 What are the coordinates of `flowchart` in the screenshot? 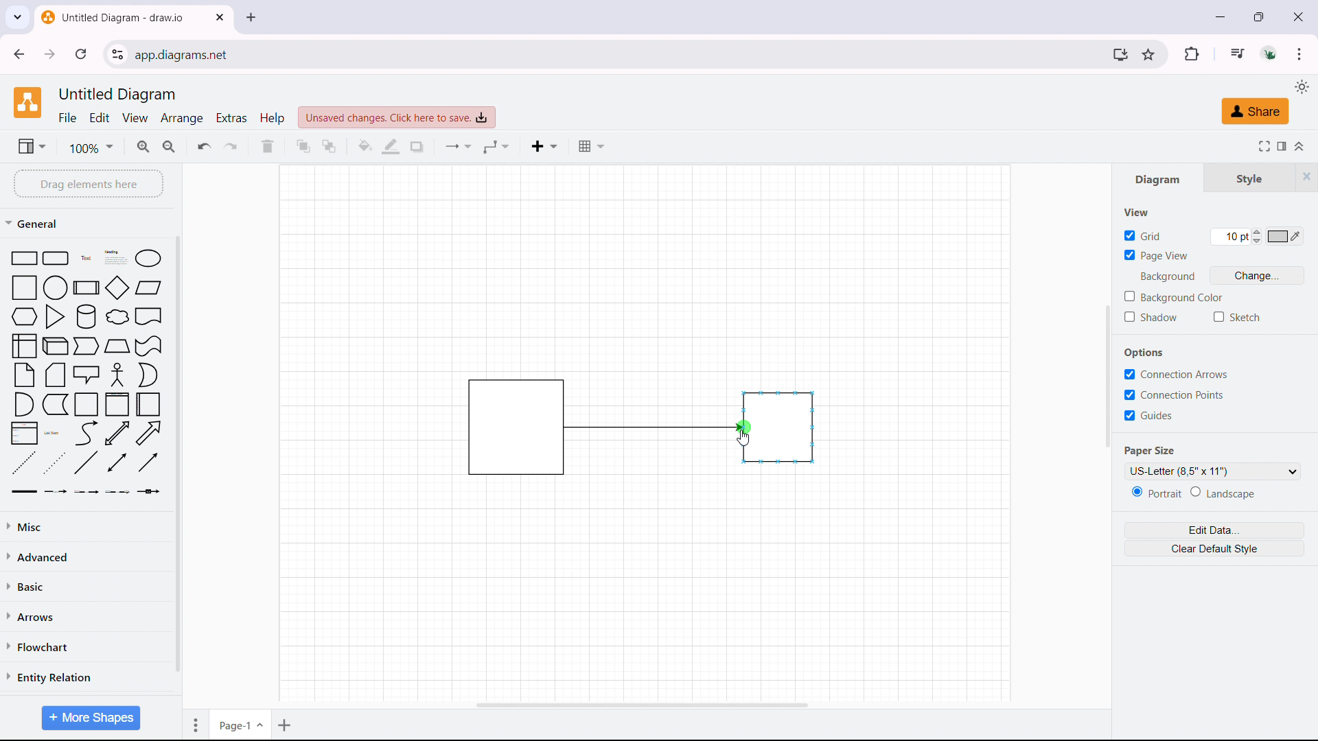 It's located at (86, 646).